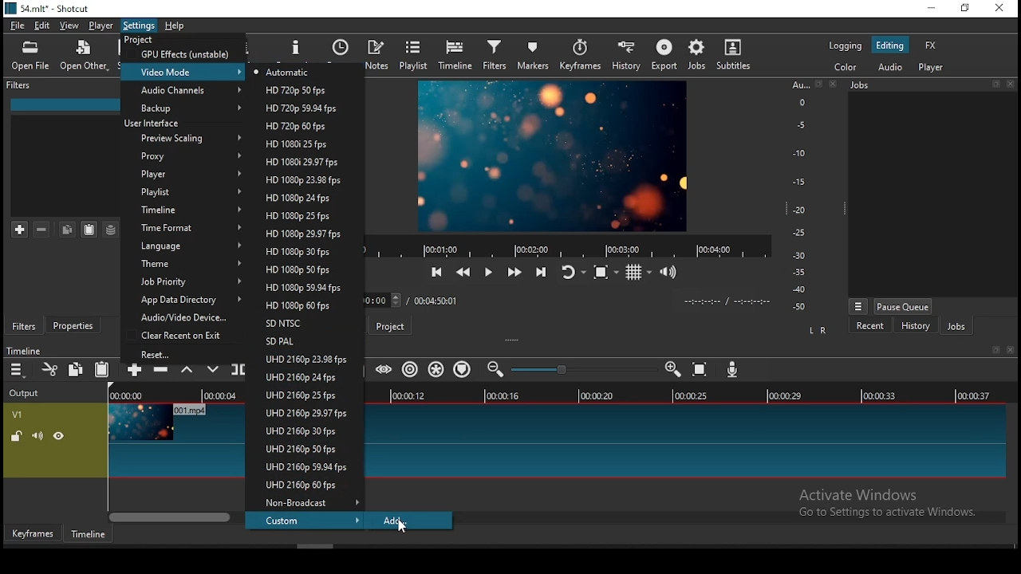  Describe the element at coordinates (303, 215) in the screenshot. I see `resolution option` at that location.